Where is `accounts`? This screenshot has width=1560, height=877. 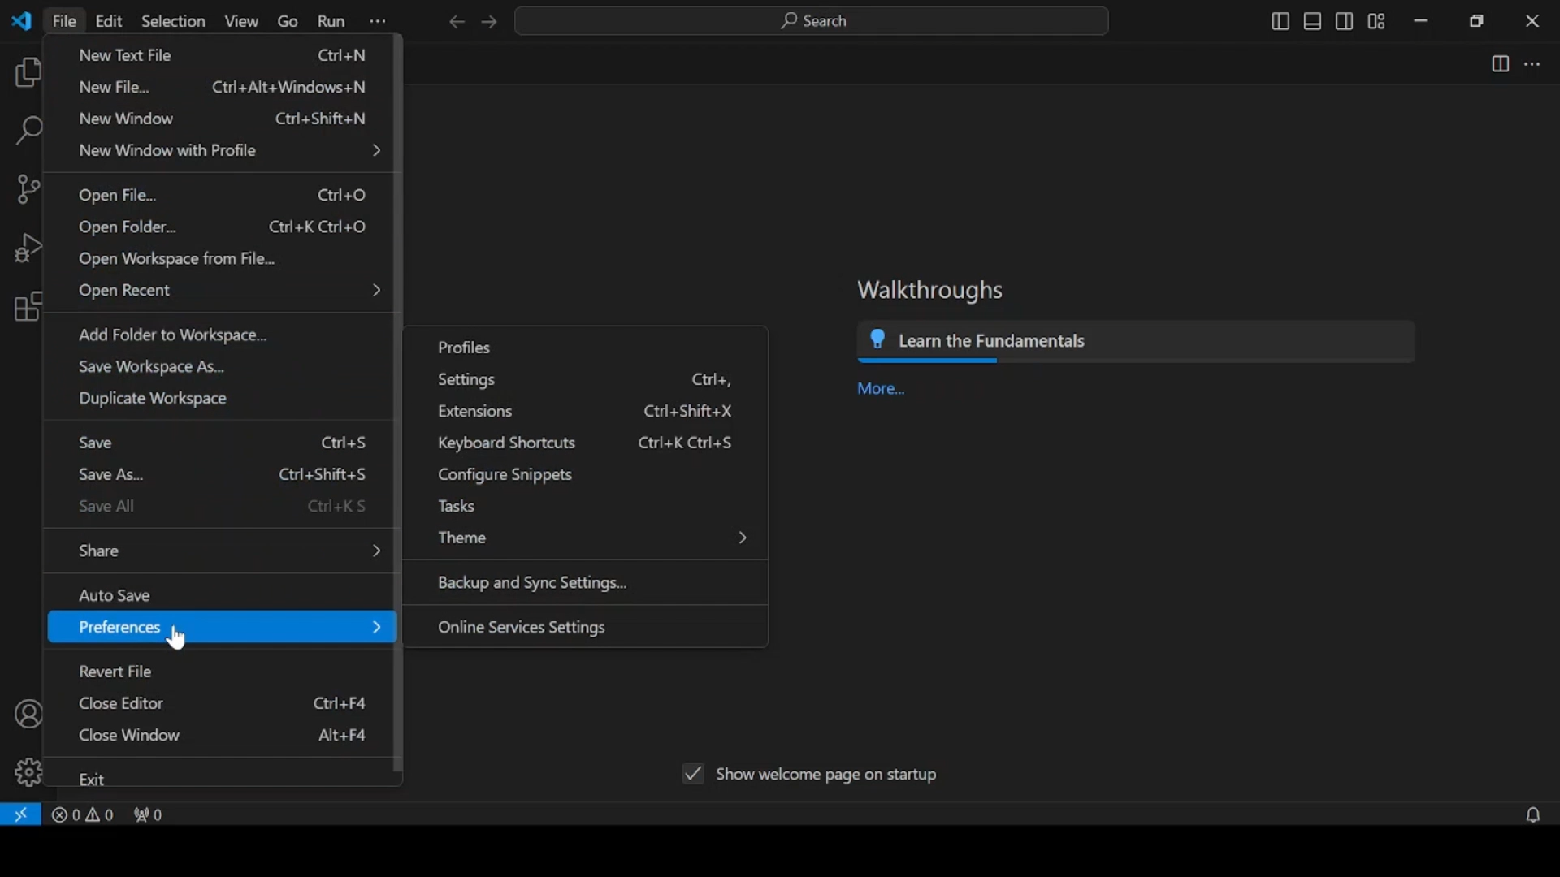 accounts is located at coordinates (25, 714).